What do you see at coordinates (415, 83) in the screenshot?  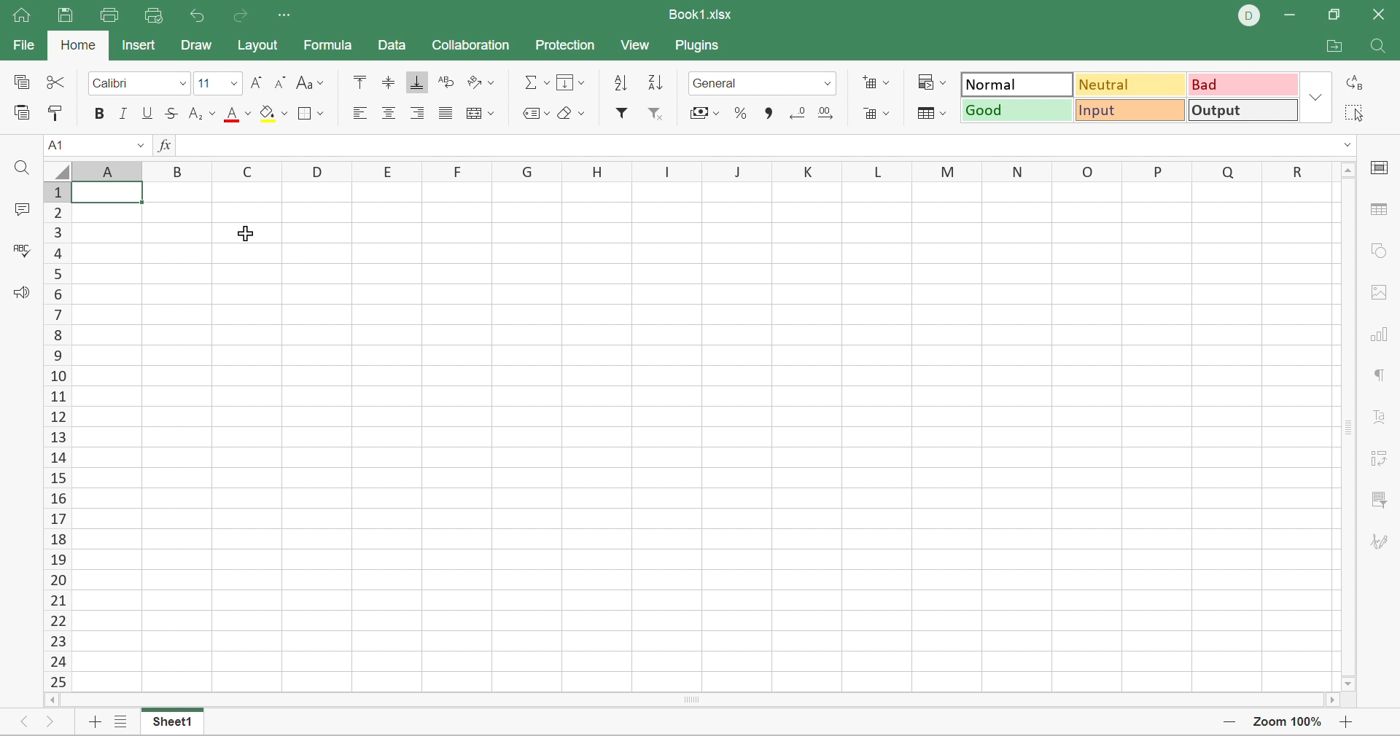 I see `Align Bottom` at bounding box center [415, 83].